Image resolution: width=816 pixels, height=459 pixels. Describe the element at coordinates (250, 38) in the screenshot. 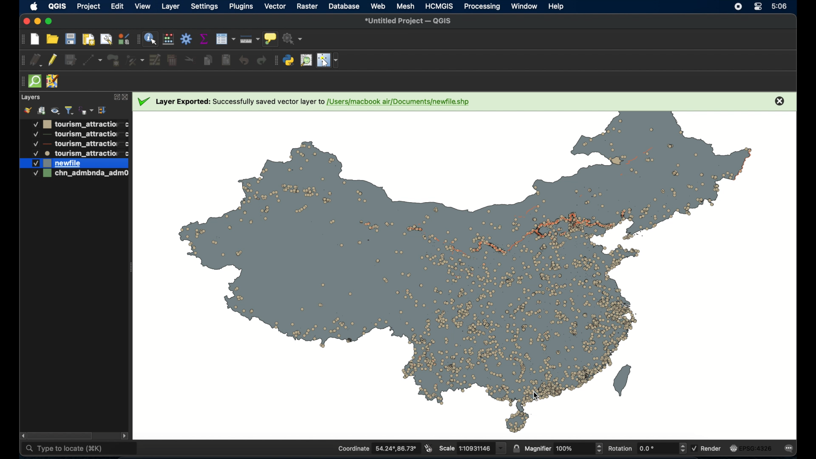

I see `measure line` at that location.